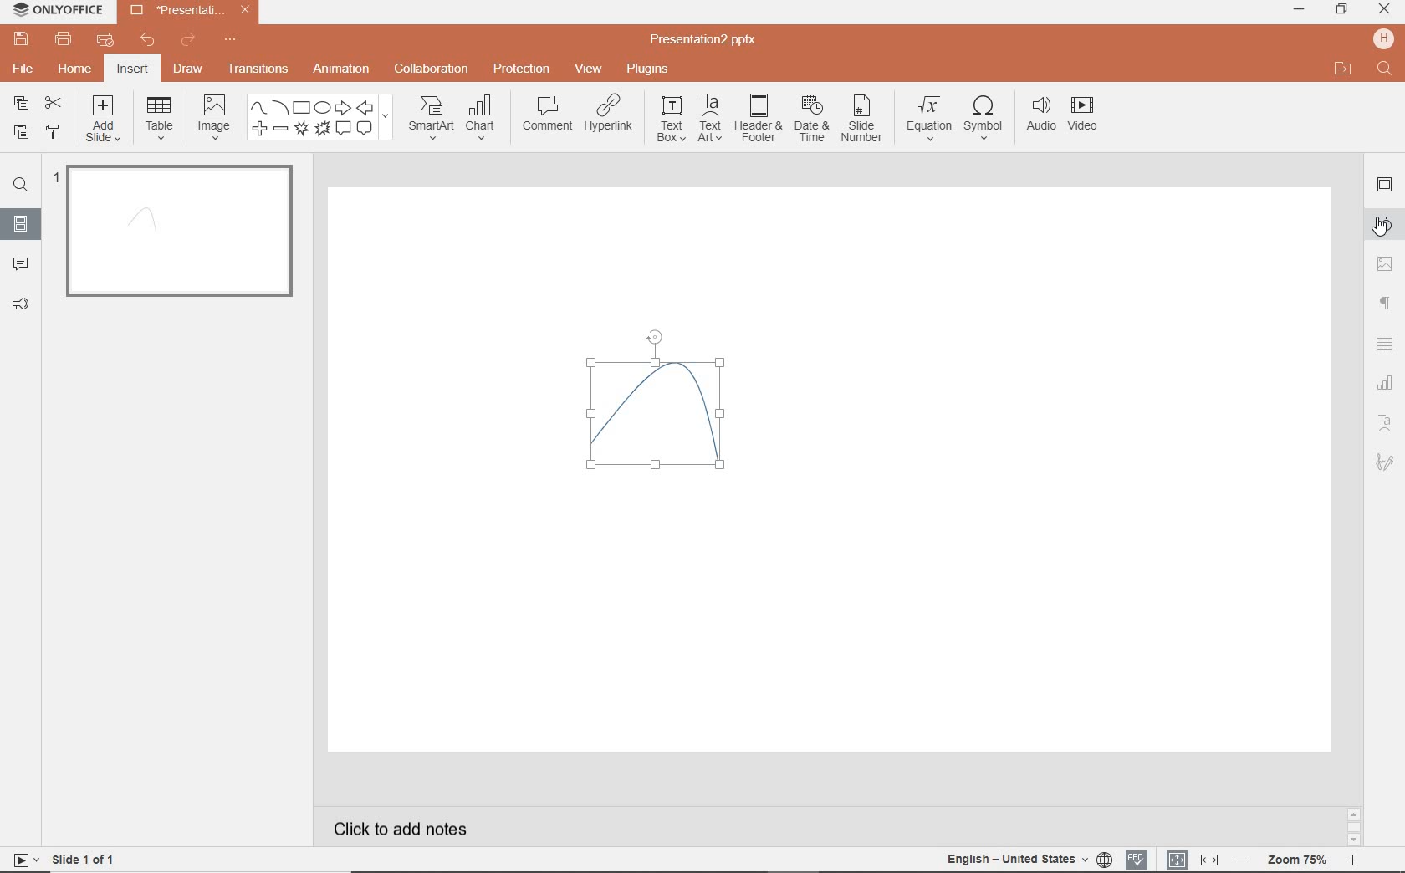  I want to click on VIDEO, so click(1091, 116).